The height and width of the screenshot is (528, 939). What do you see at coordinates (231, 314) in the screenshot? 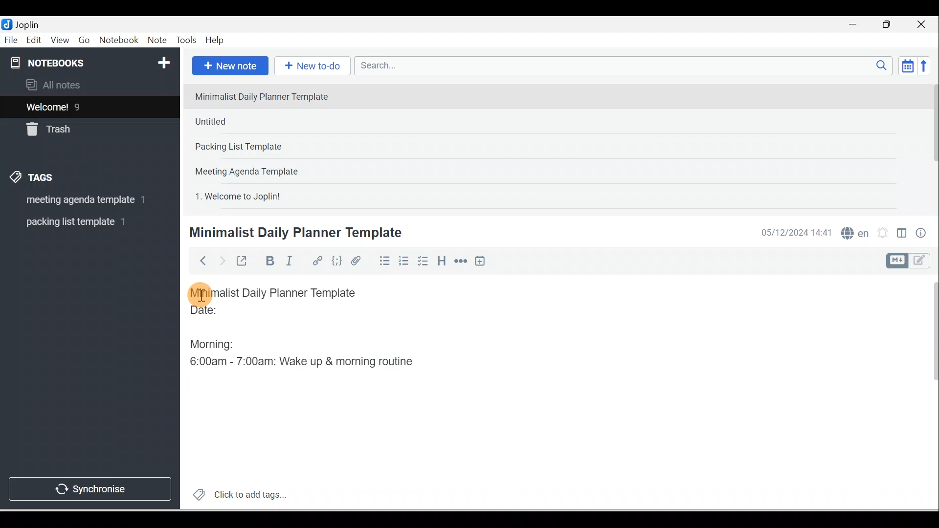
I see `Date:` at bounding box center [231, 314].